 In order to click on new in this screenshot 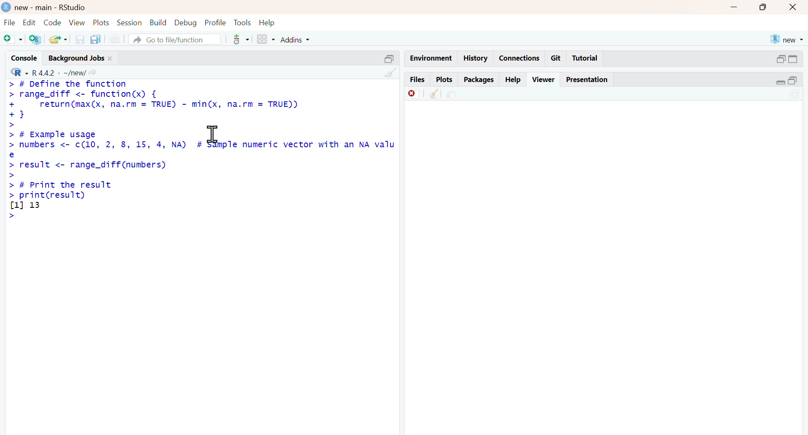, I will do `click(787, 40)`.